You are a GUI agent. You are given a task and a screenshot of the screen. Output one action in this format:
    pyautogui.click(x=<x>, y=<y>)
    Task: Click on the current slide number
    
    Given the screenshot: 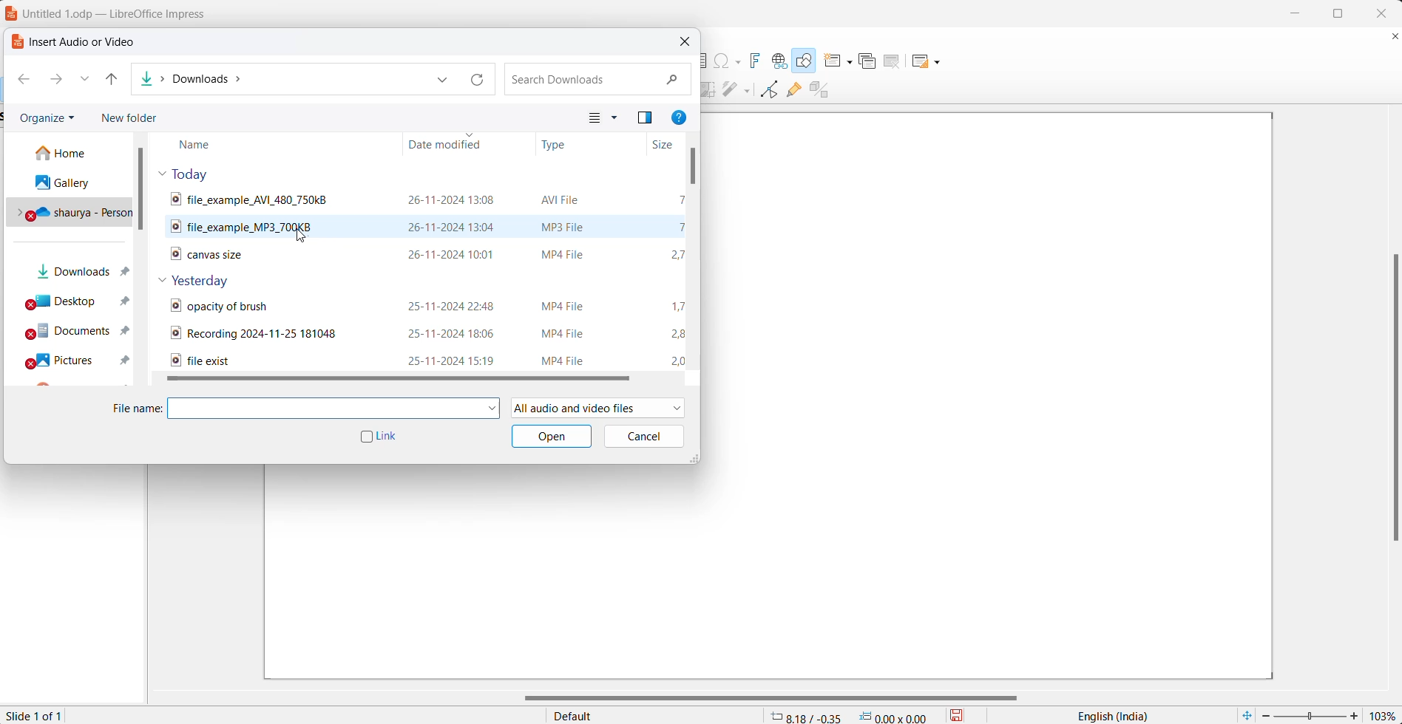 What is the action you would take?
    pyautogui.click(x=34, y=716)
    